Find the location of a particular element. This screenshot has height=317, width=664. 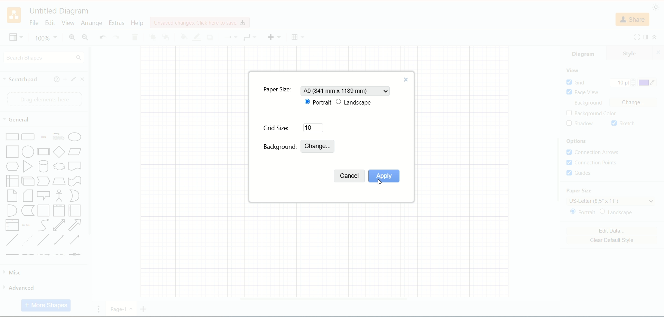

Ellipse is located at coordinates (75, 138).